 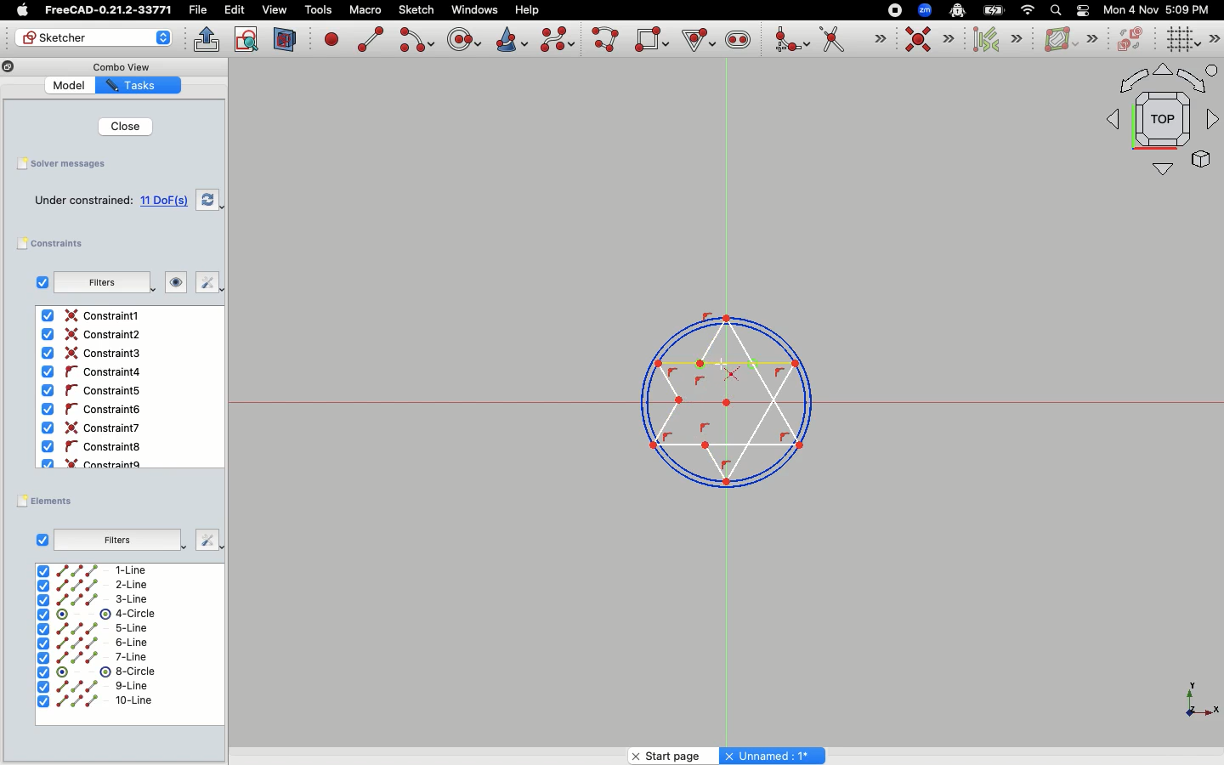 I want to click on Create conic, so click(x=510, y=38).